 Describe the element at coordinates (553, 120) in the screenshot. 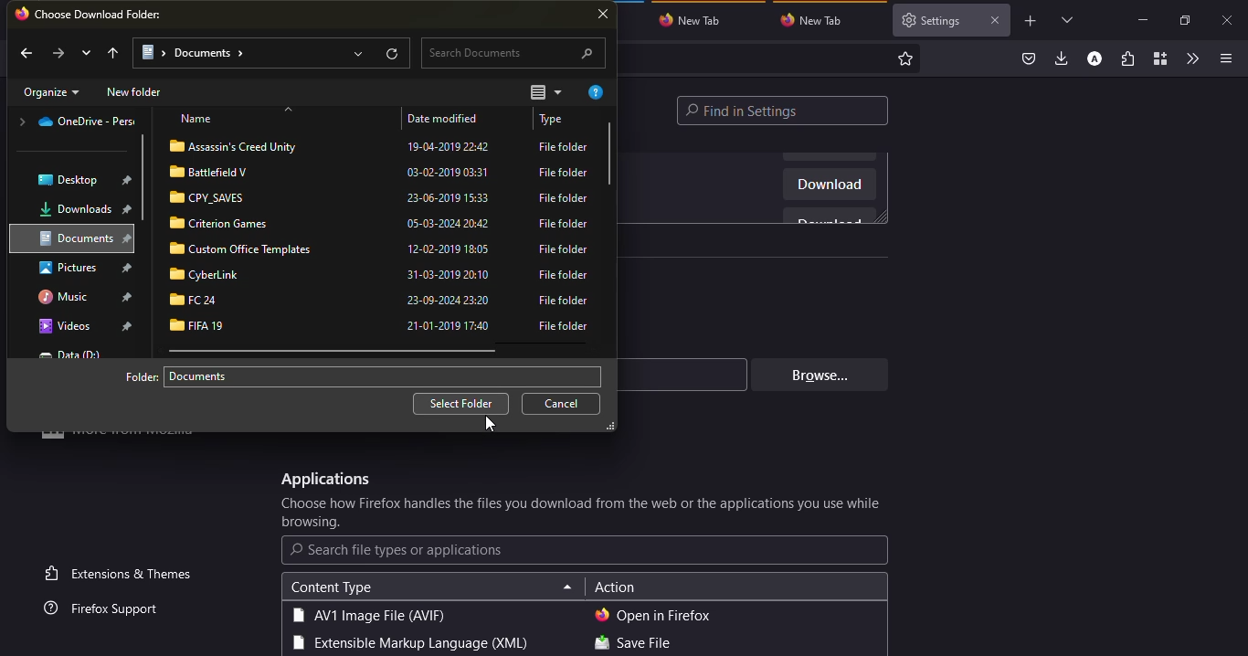

I see `type` at that location.